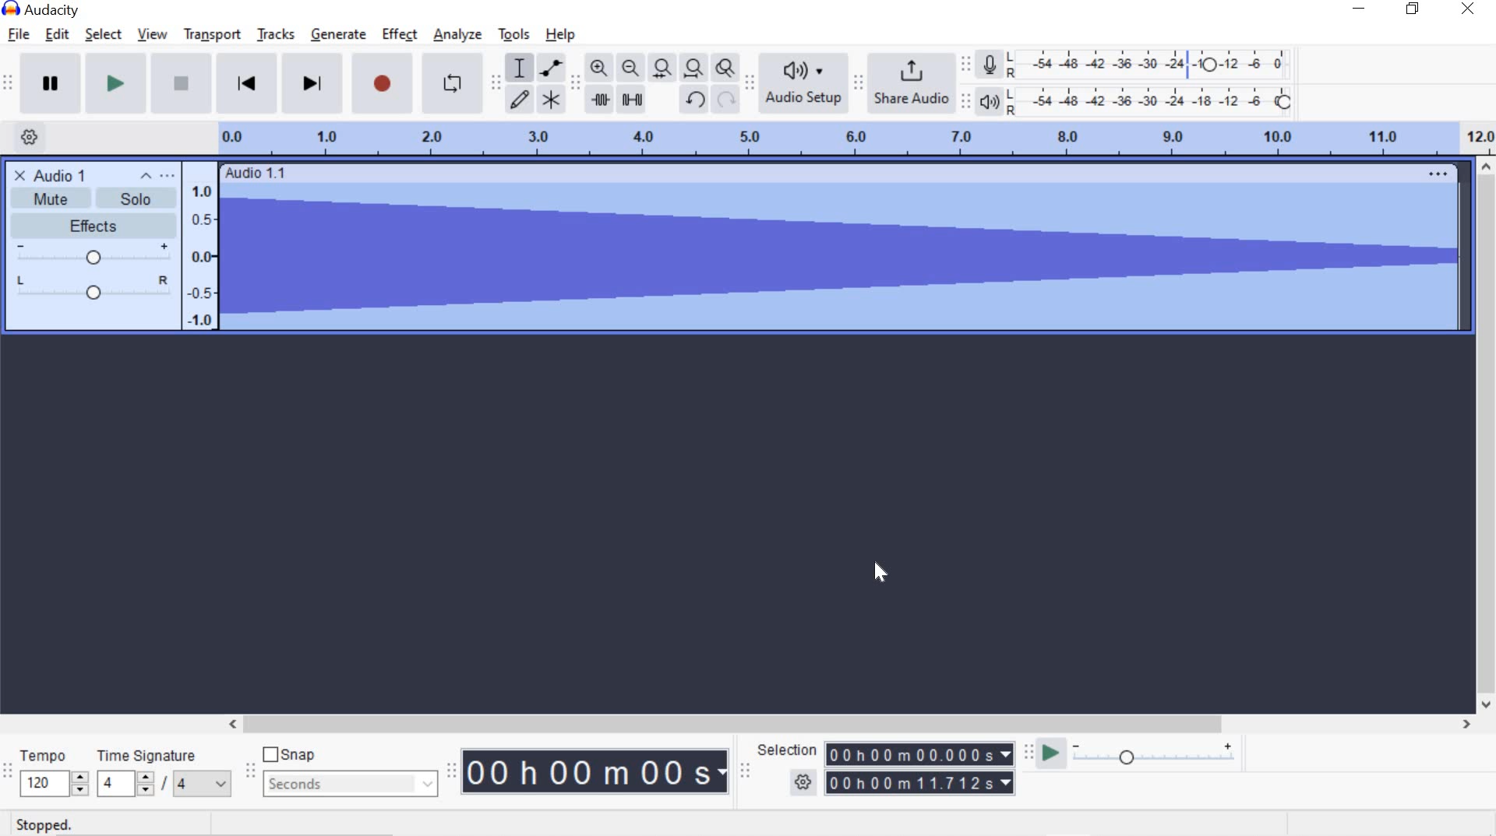 This screenshot has height=836, width=1496. I want to click on time, so click(597, 771).